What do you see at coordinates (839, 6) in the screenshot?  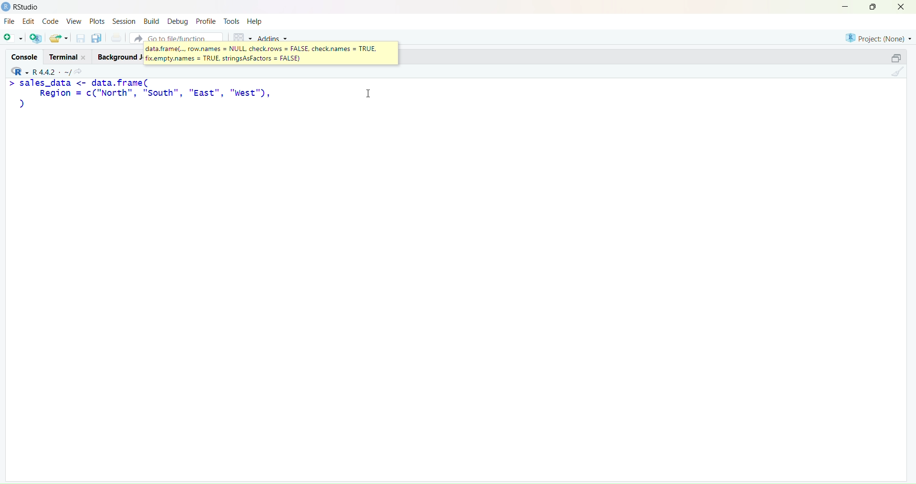 I see `minimise` at bounding box center [839, 6].